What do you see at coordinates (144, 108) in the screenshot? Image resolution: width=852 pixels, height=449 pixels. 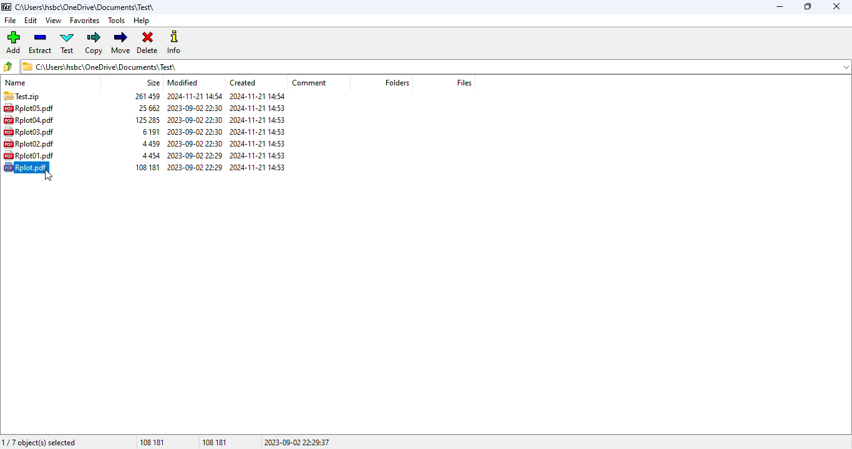 I see `25662` at bounding box center [144, 108].